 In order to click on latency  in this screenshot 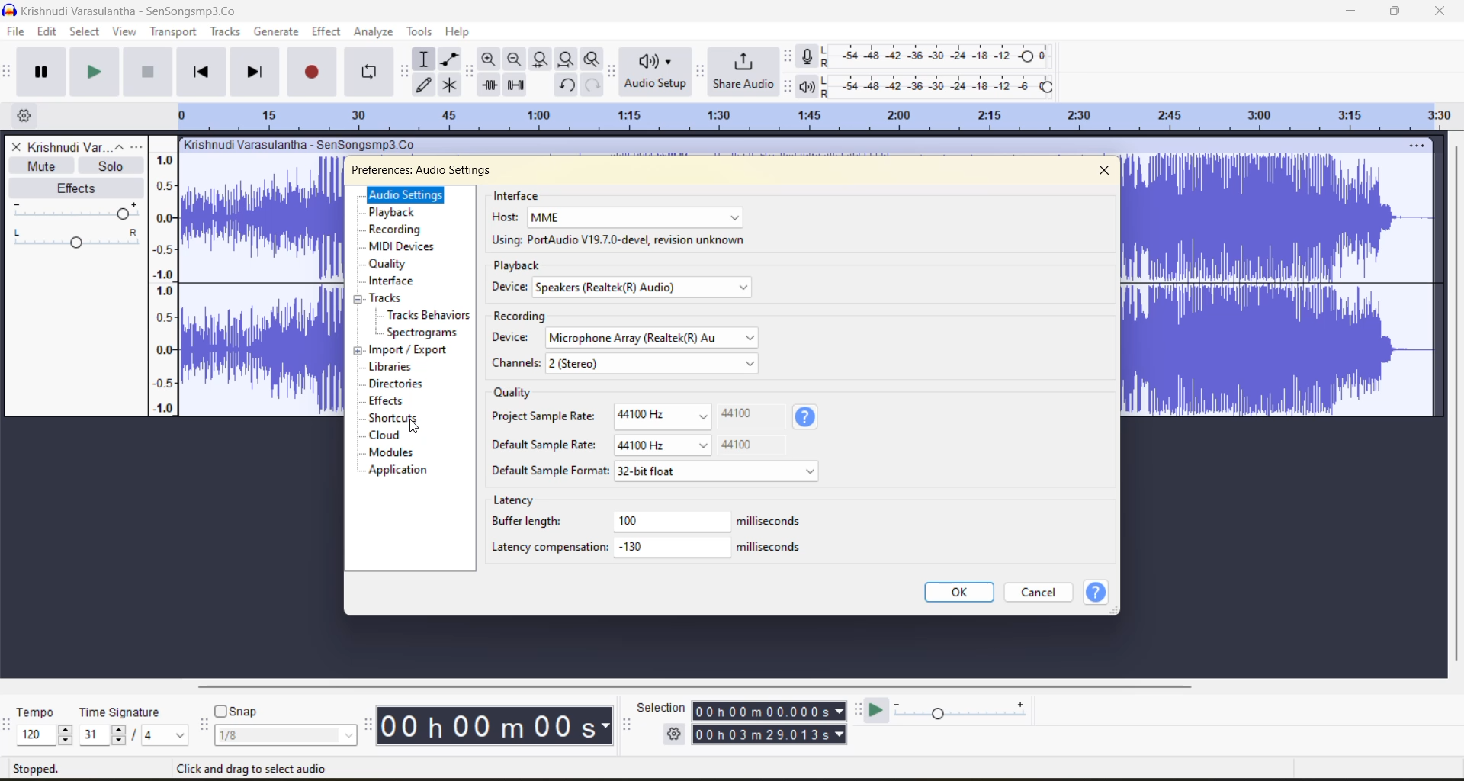, I will do `click(650, 549)`.